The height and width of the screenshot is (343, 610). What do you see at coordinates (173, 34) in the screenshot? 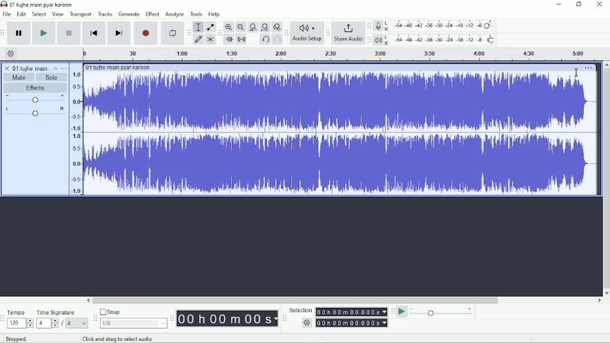
I see `Enable looping` at bounding box center [173, 34].